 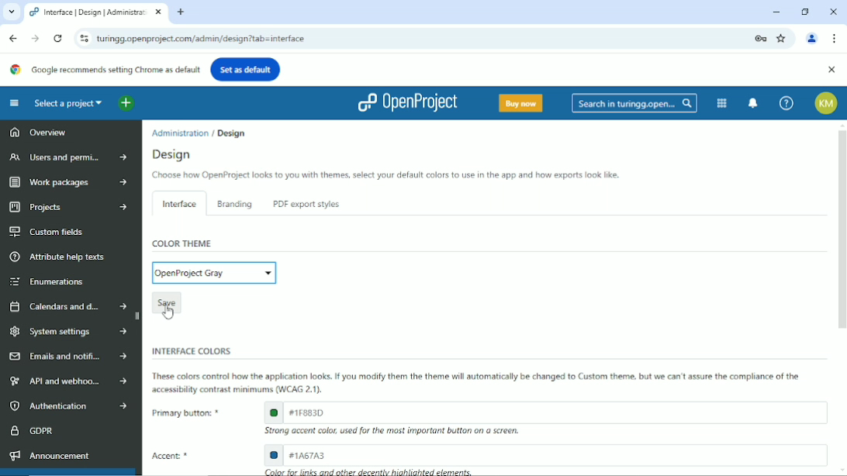 What do you see at coordinates (776, 12) in the screenshot?
I see `Minimize` at bounding box center [776, 12].